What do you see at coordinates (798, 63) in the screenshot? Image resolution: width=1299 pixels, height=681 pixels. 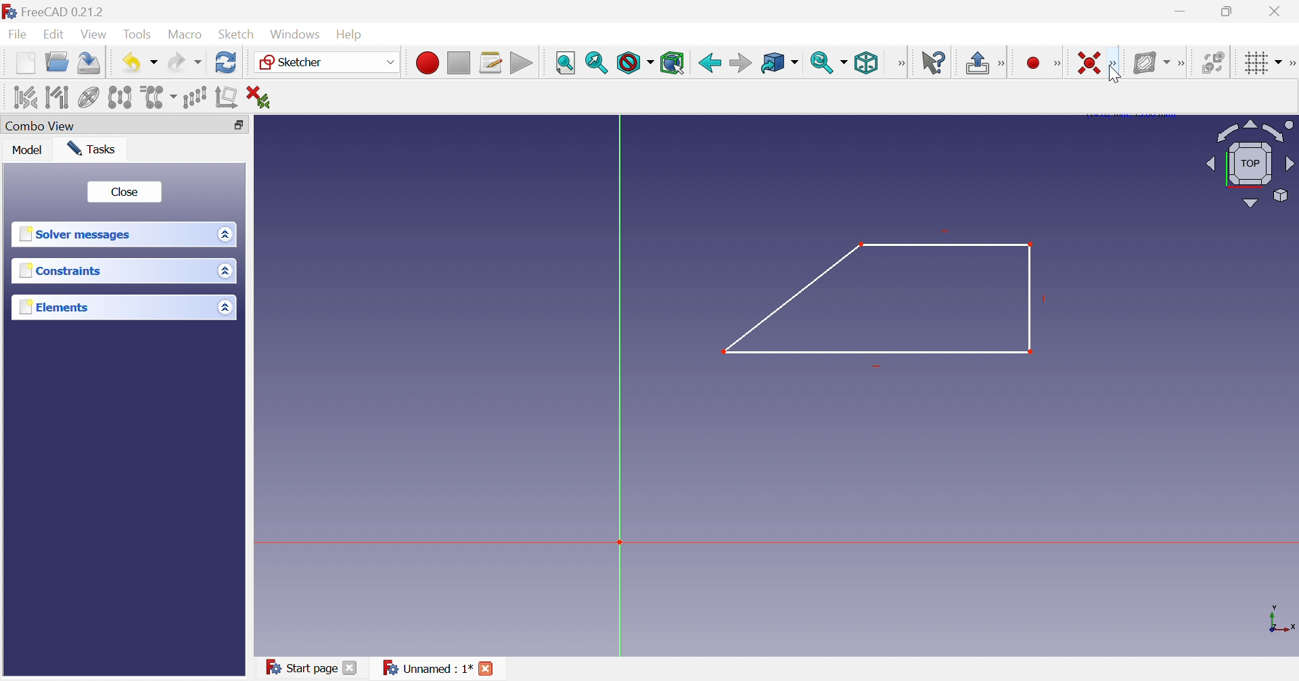 I see `Drop Down` at bounding box center [798, 63].